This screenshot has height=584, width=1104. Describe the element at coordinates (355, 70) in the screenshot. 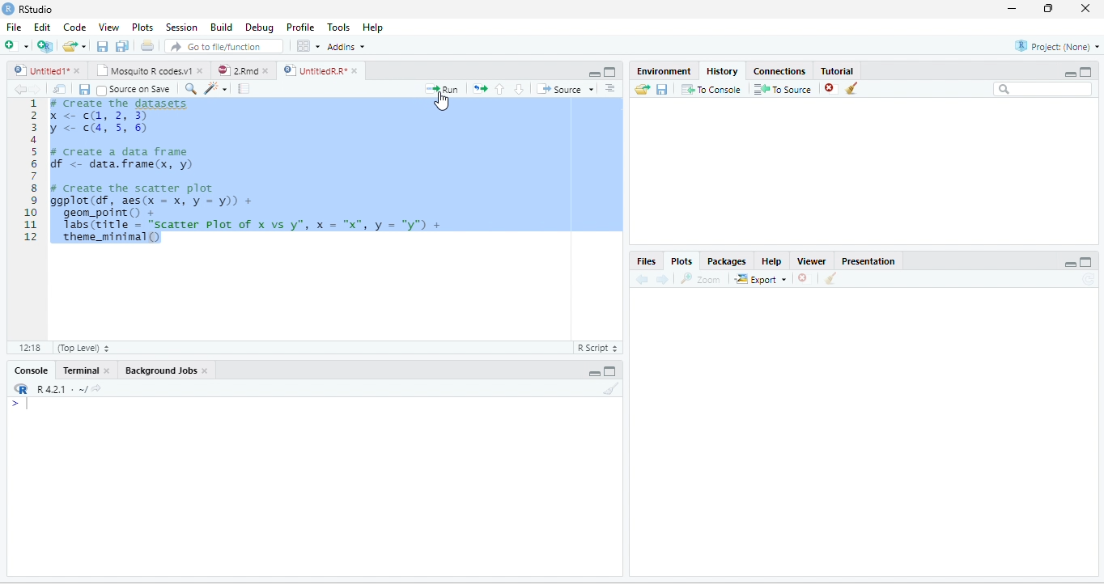

I see `close` at that location.